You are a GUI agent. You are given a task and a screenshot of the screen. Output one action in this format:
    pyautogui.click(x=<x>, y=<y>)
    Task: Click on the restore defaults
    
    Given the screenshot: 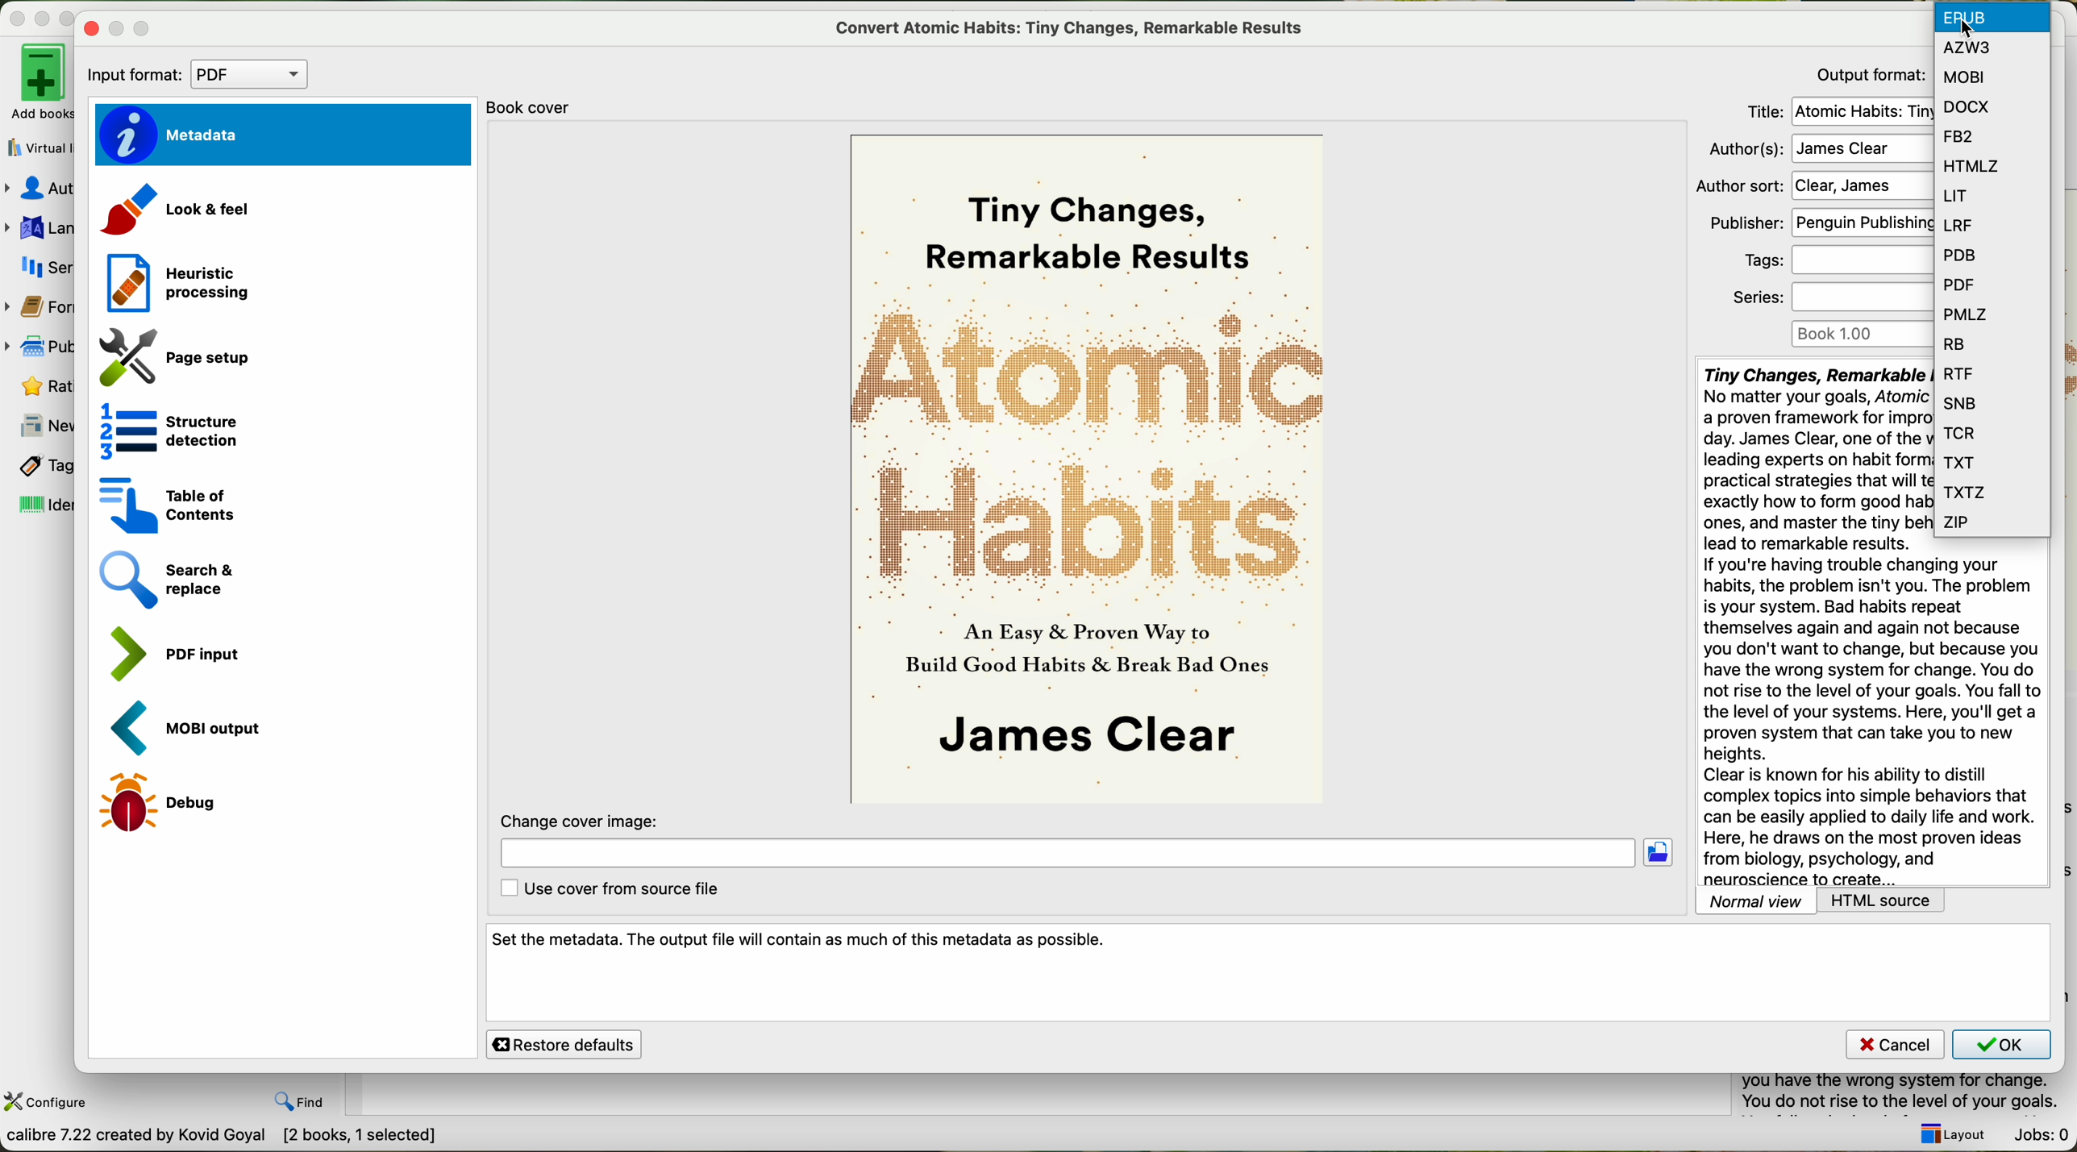 What is the action you would take?
    pyautogui.click(x=564, y=1044)
    